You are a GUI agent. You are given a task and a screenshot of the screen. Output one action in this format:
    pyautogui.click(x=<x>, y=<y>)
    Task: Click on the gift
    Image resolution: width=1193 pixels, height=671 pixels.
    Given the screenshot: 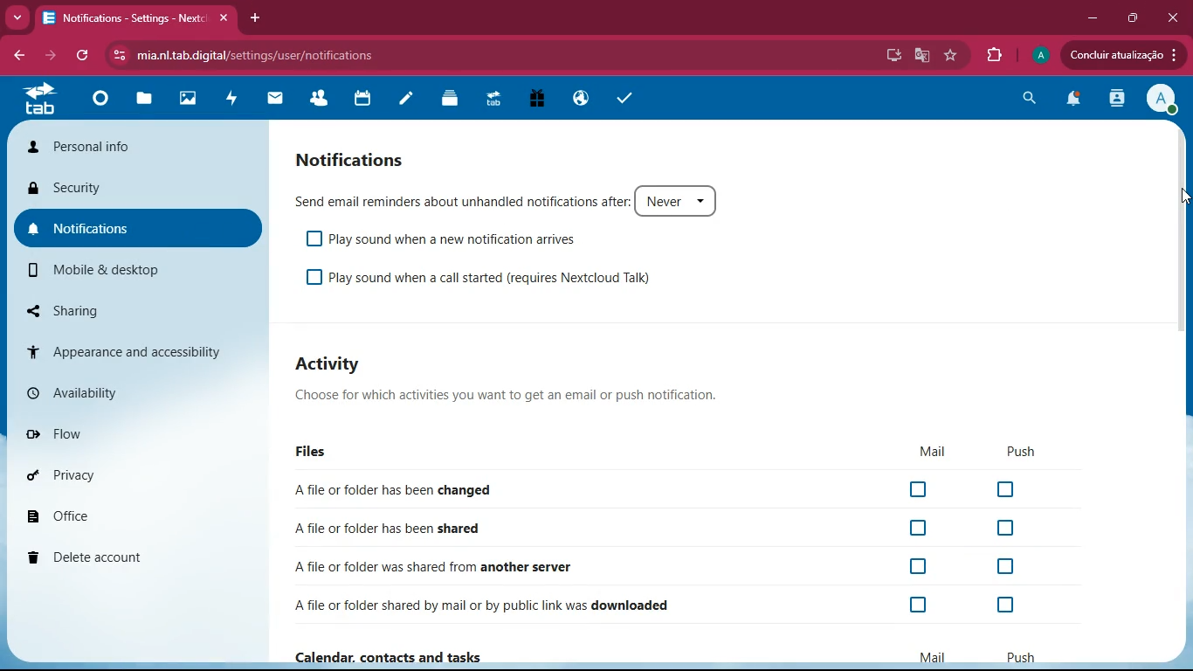 What is the action you would take?
    pyautogui.click(x=539, y=100)
    